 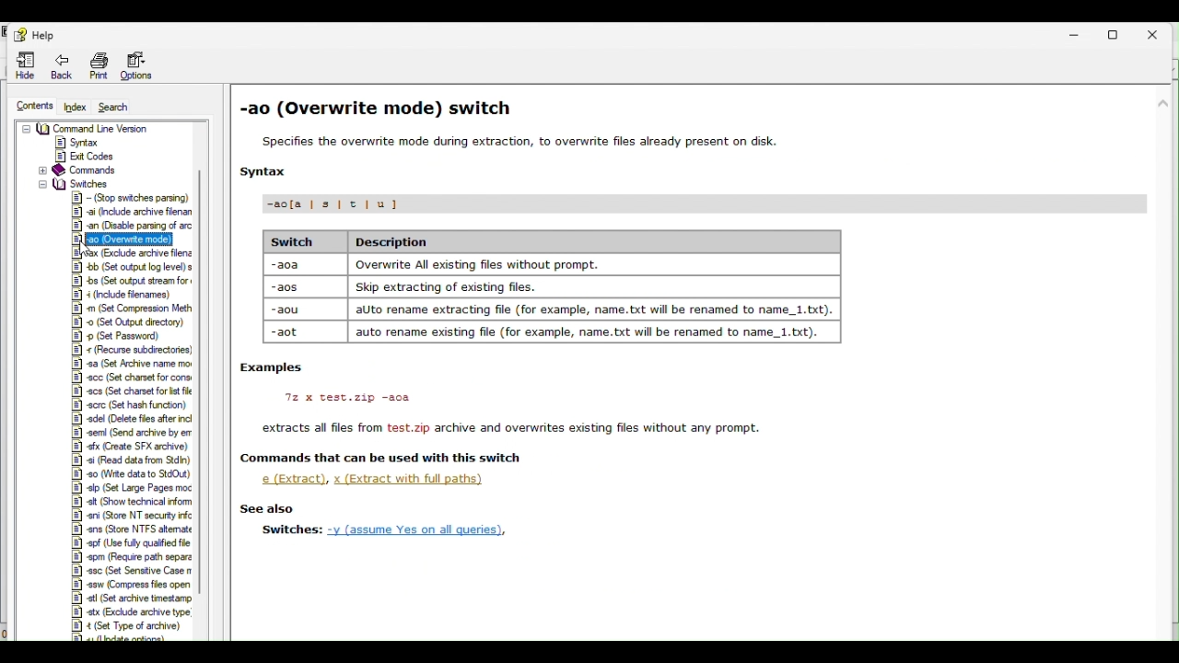 I want to click on 8] © (Set Password), so click(x=122, y=336).